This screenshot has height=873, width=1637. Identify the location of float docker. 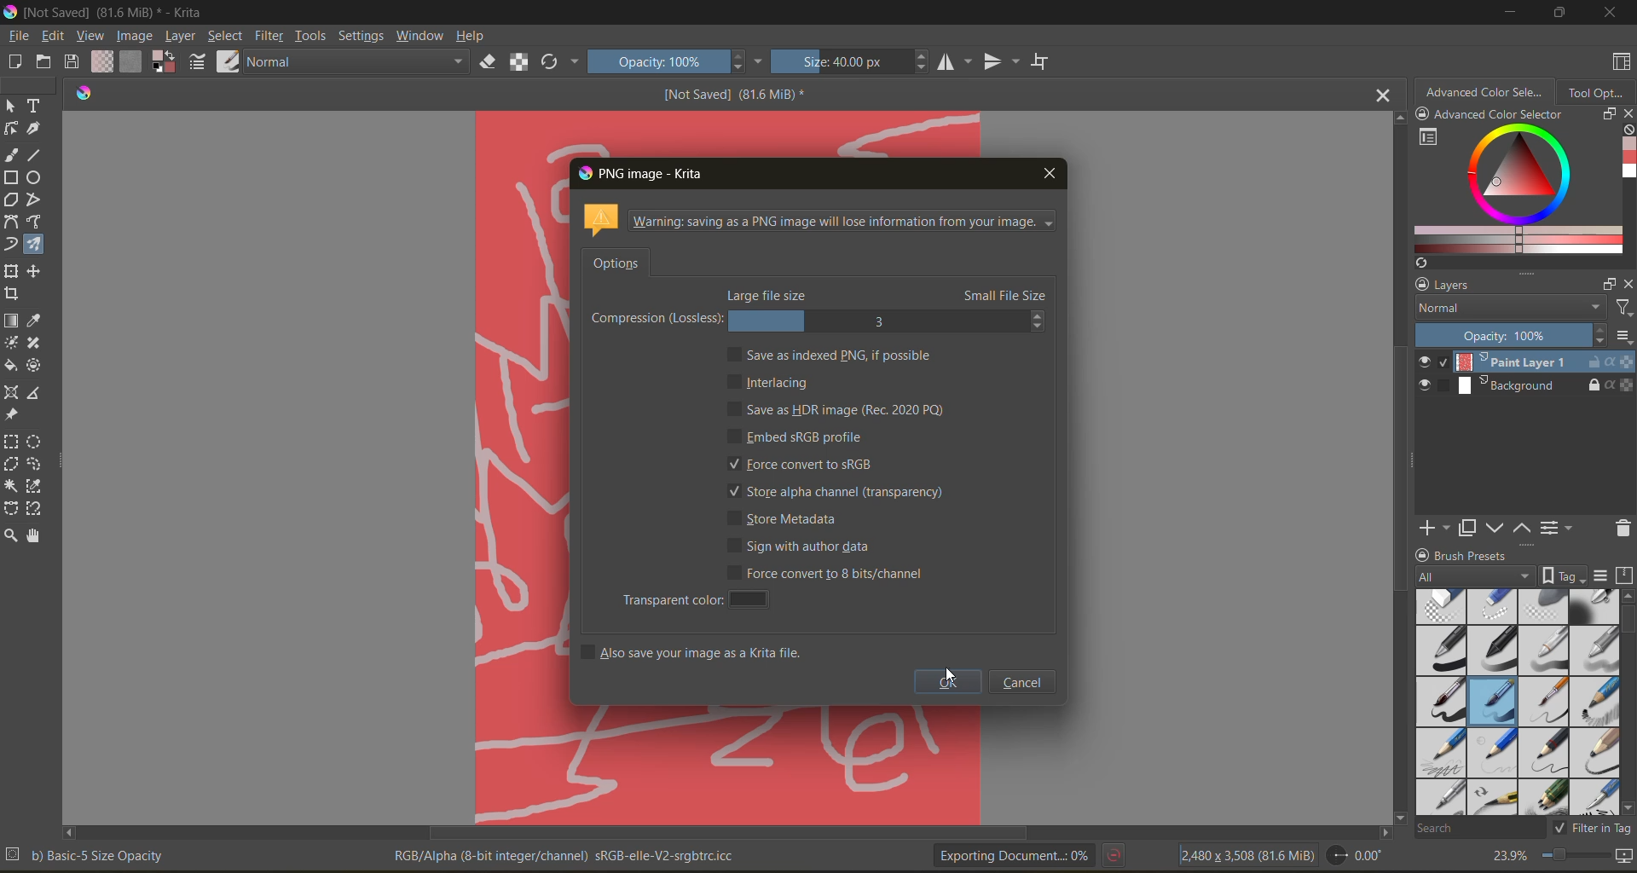
(1609, 285).